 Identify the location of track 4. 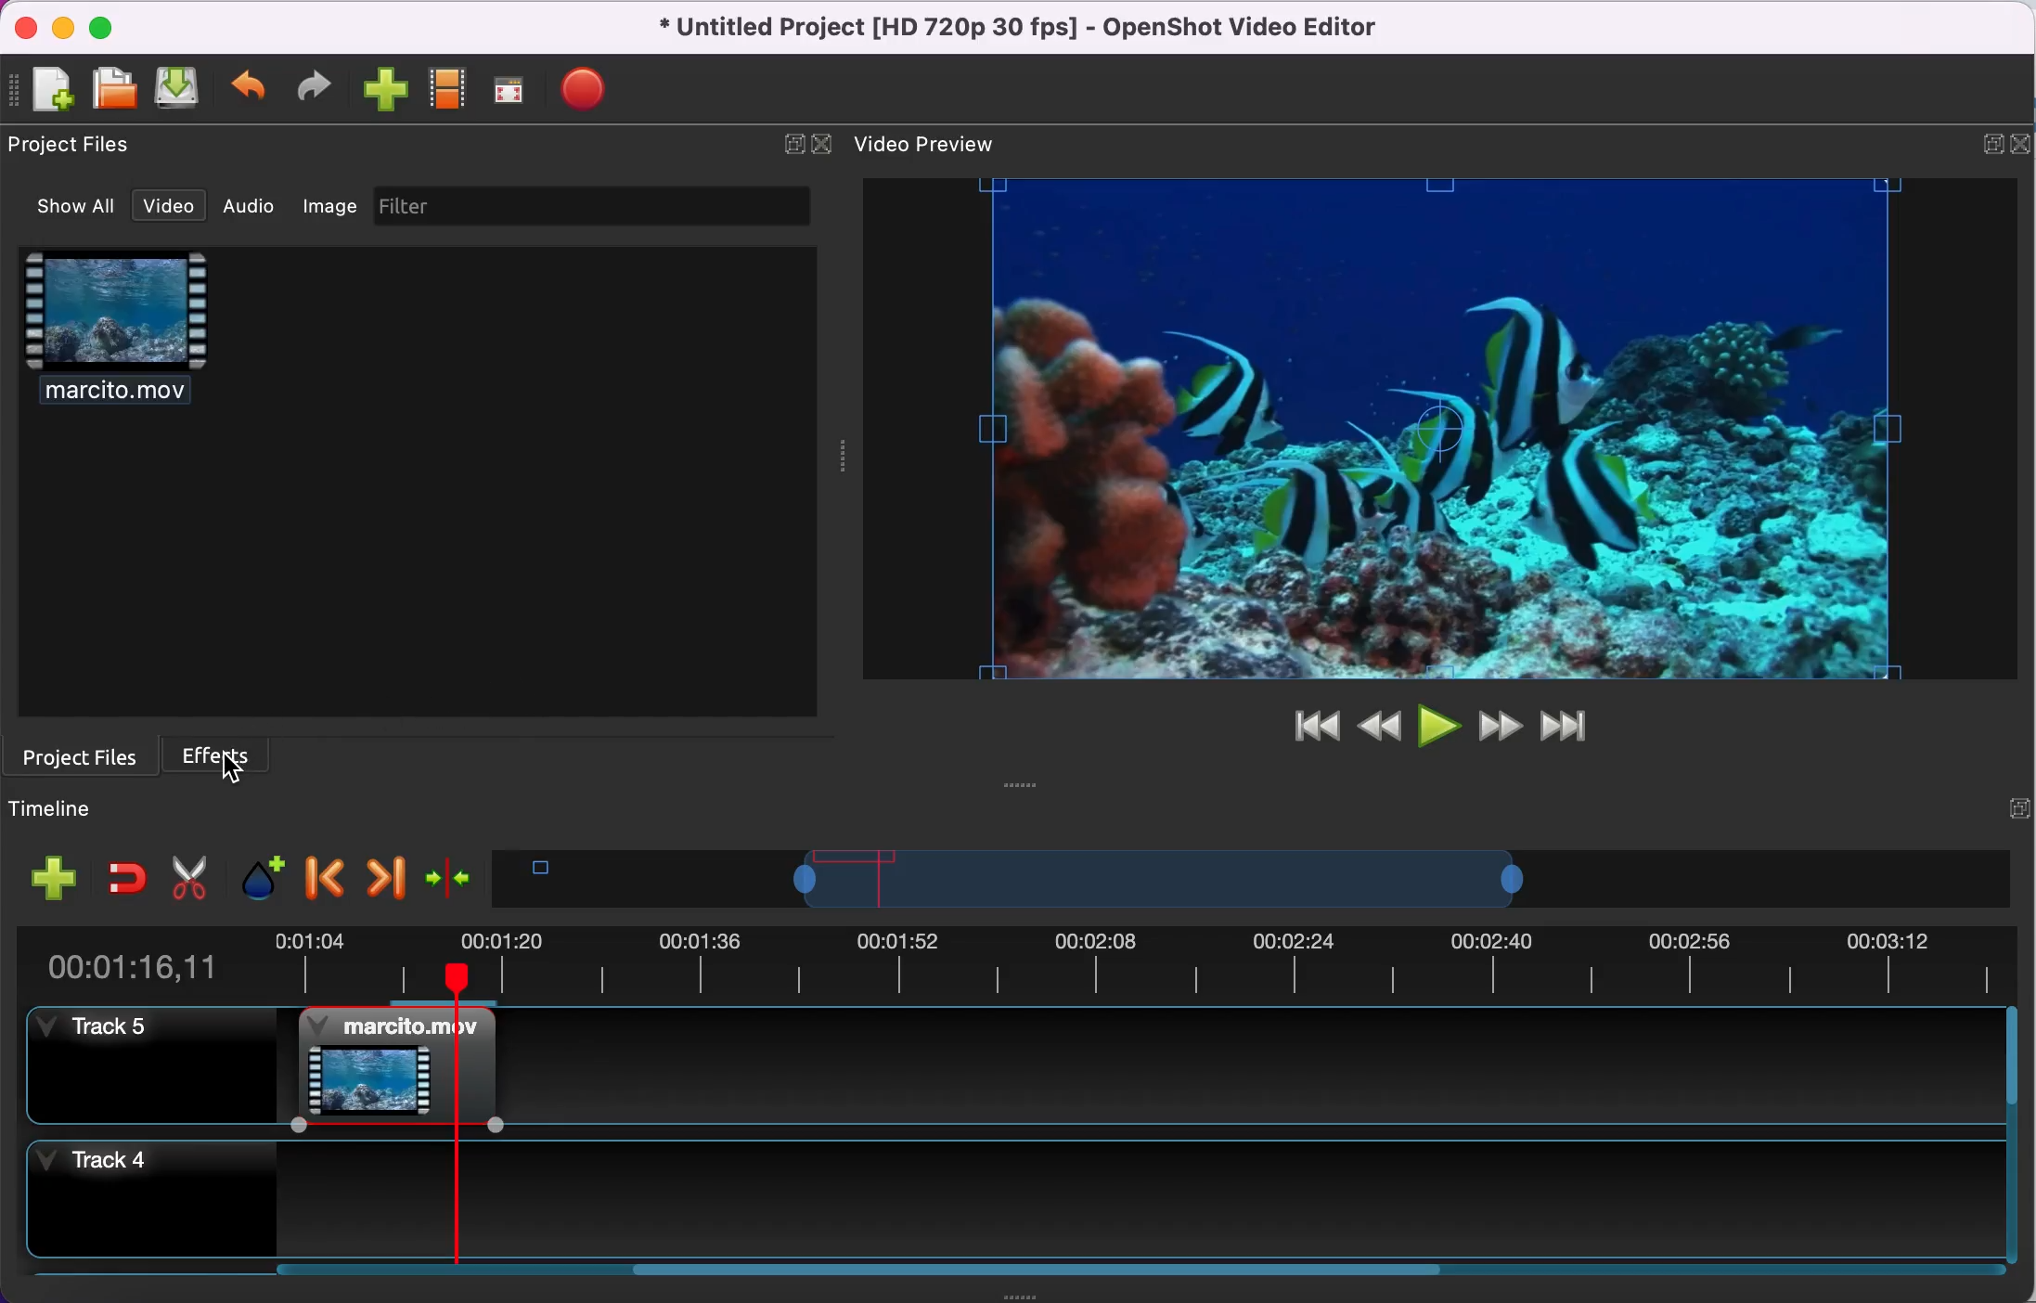
(1012, 1200).